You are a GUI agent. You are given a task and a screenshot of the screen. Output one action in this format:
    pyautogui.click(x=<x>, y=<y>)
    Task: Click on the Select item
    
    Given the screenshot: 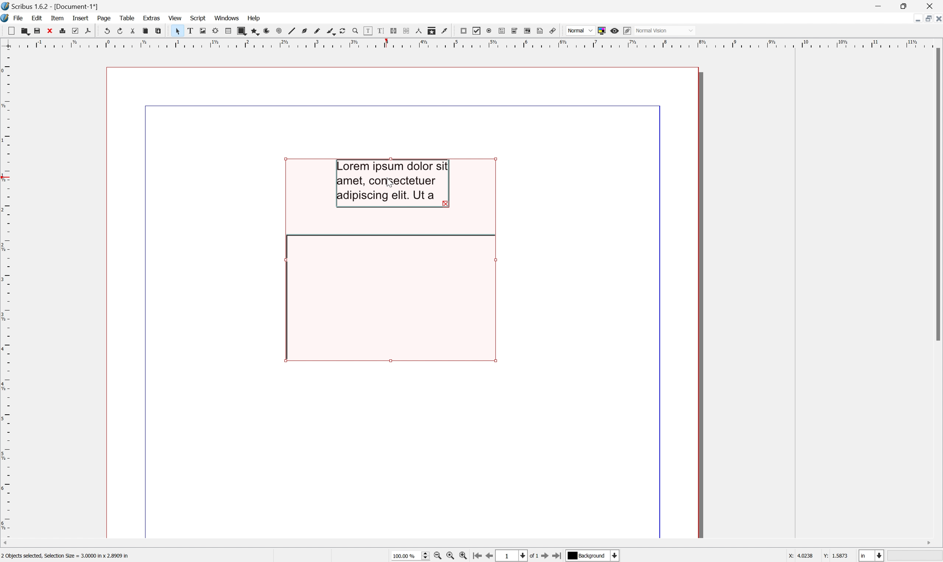 What is the action you would take?
    pyautogui.click(x=175, y=31)
    